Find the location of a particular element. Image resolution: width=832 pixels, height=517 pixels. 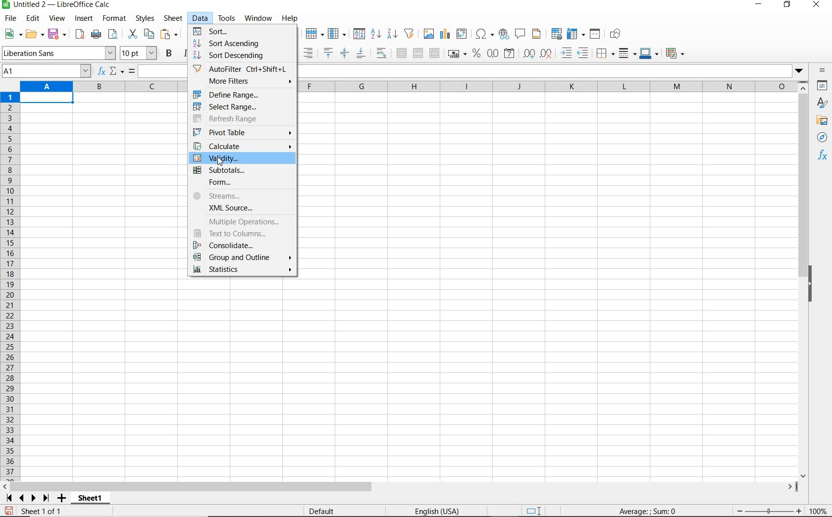

tools is located at coordinates (227, 18).